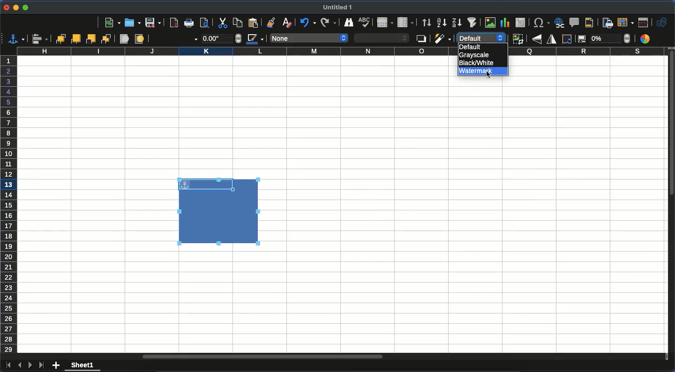 This screenshot has height=372, width=675. I want to click on hyperlink, so click(559, 22).